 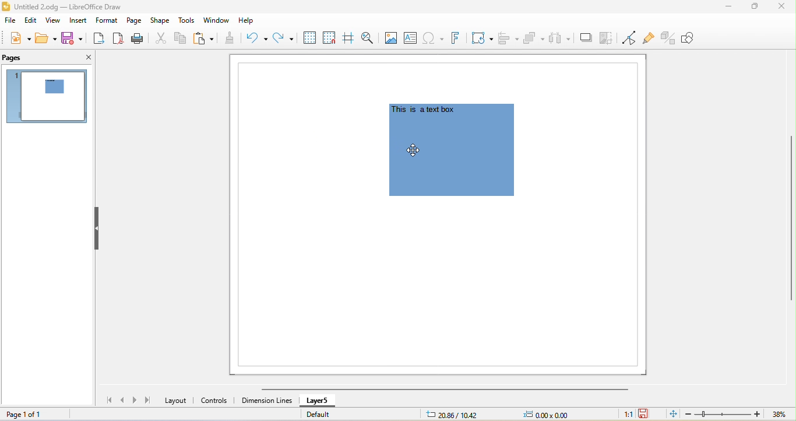 What do you see at coordinates (755, 7) in the screenshot?
I see `maximize` at bounding box center [755, 7].